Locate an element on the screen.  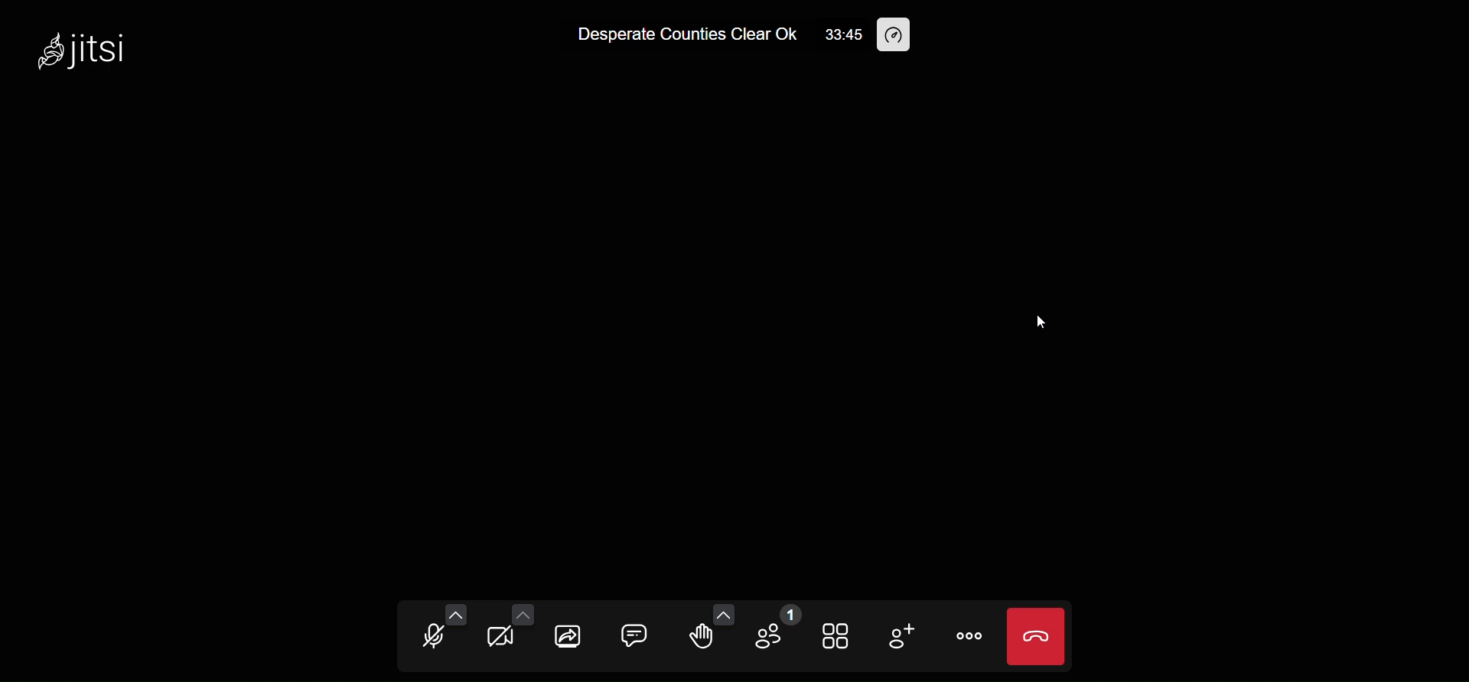
more audio setting is located at coordinates (458, 613).